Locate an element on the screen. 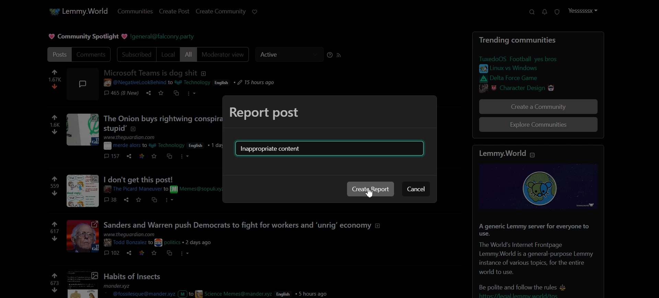 The width and height of the screenshot is (659, 298). save is located at coordinates (162, 94).